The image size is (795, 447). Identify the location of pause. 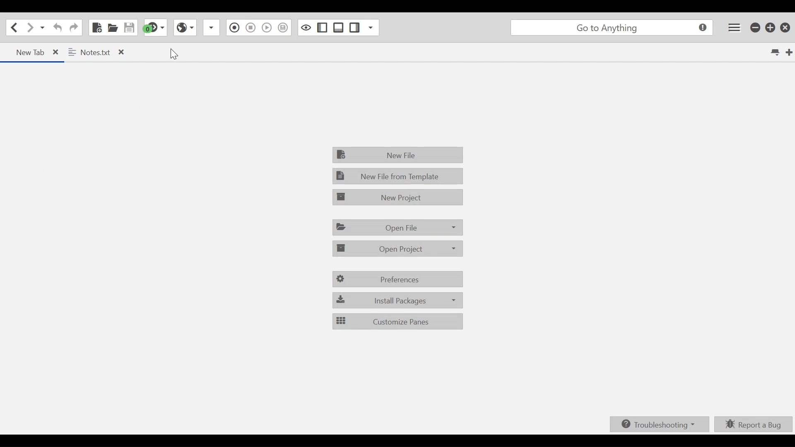
(234, 26).